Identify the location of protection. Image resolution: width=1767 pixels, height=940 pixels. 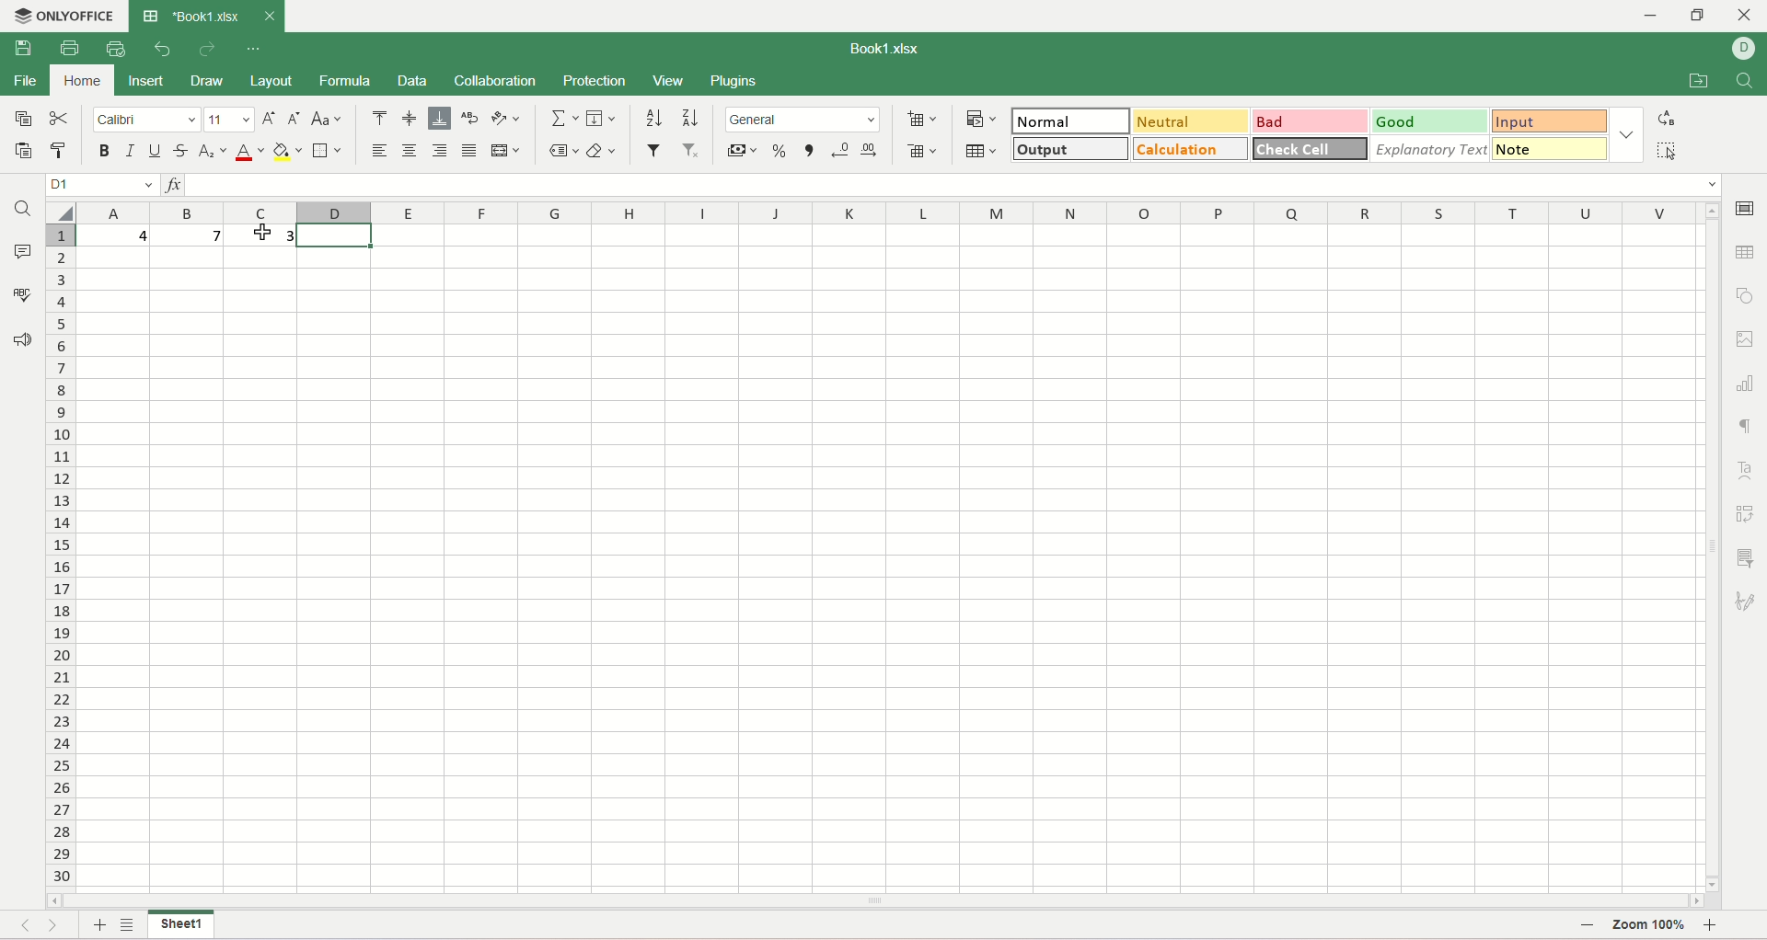
(593, 81).